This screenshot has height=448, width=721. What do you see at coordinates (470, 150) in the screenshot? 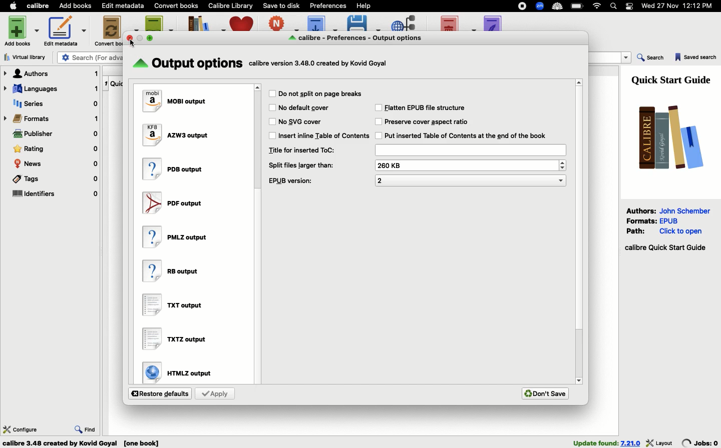
I see `Title` at bounding box center [470, 150].